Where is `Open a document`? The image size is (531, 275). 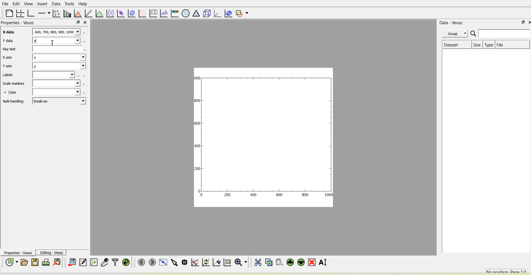 Open a document is located at coordinates (25, 262).